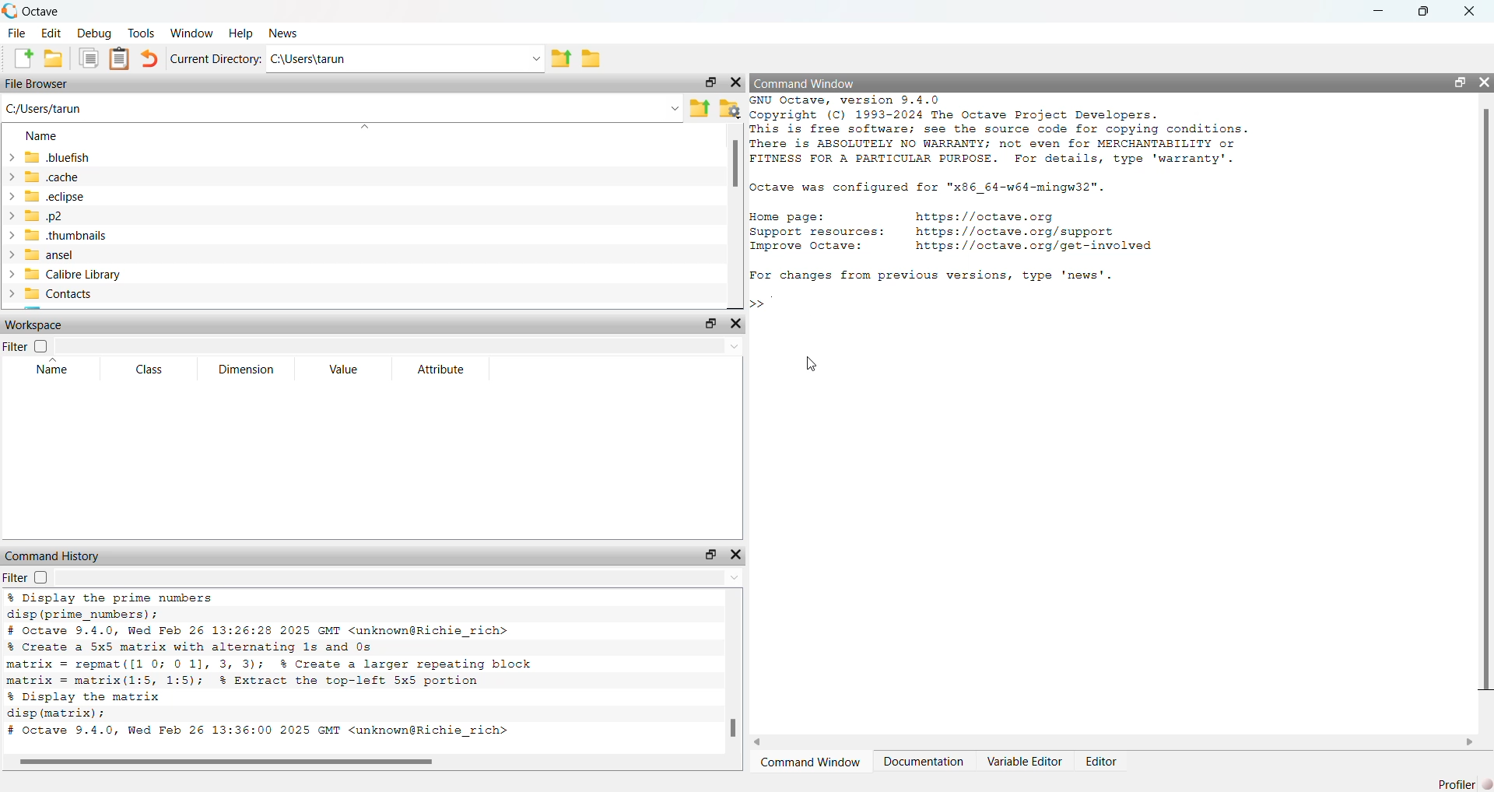 This screenshot has width=1494, height=792. I want to click on .bluefish, so click(79, 156).